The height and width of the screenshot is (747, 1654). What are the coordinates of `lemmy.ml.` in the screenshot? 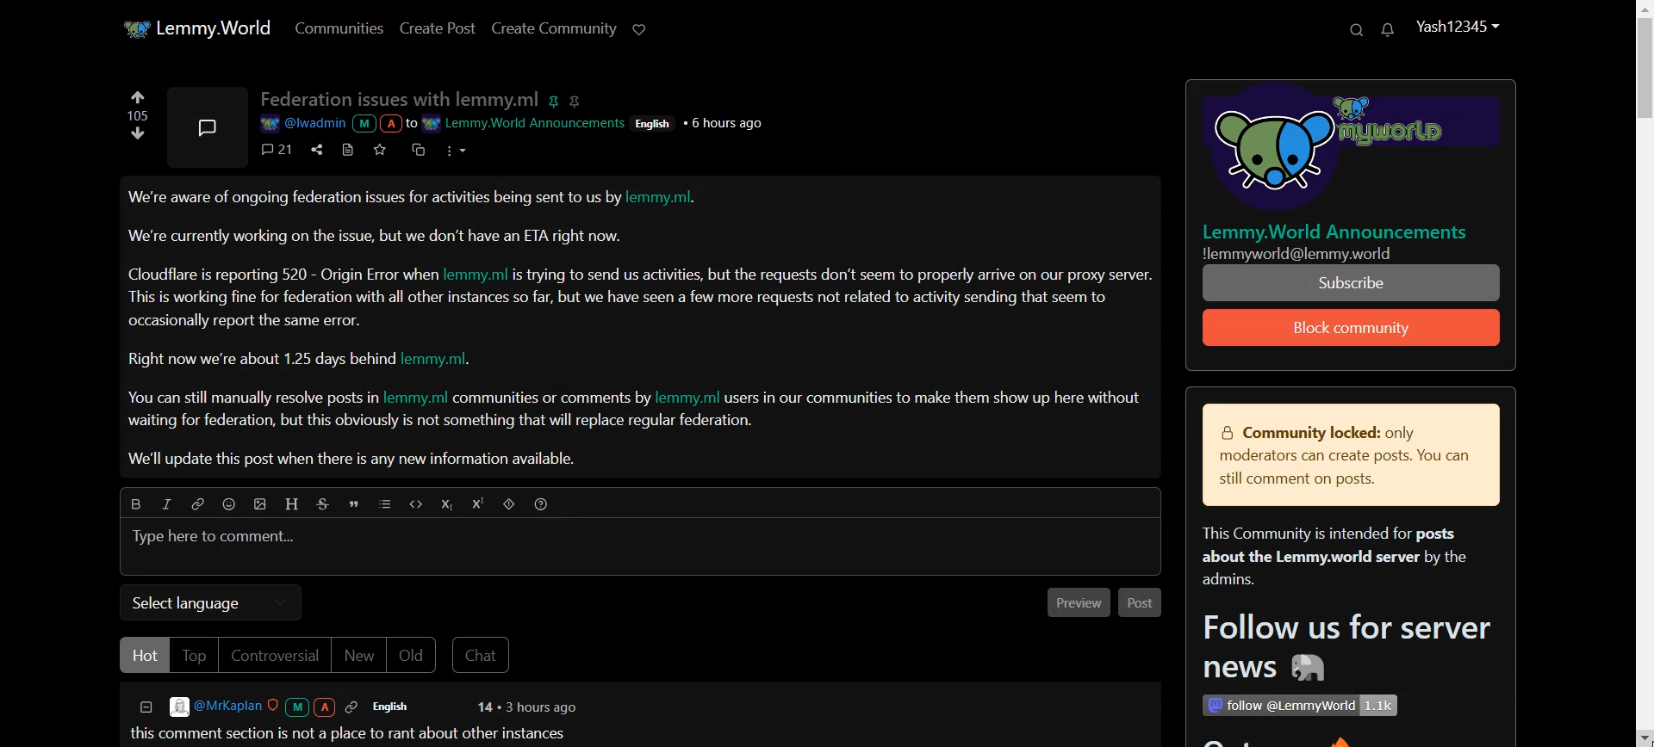 It's located at (446, 358).